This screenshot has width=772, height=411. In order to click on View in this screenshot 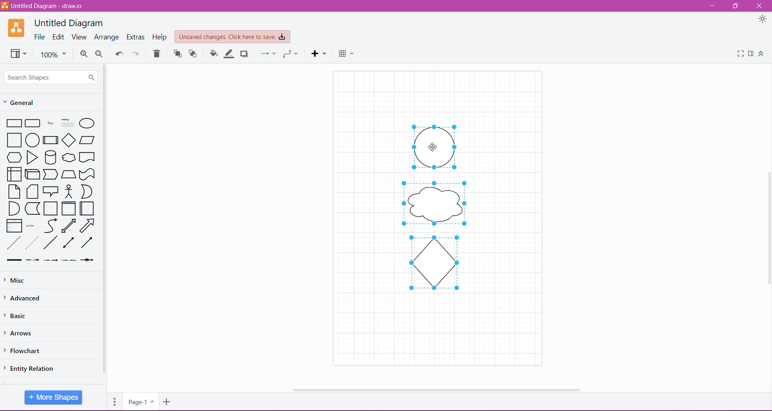, I will do `click(79, 37)`.